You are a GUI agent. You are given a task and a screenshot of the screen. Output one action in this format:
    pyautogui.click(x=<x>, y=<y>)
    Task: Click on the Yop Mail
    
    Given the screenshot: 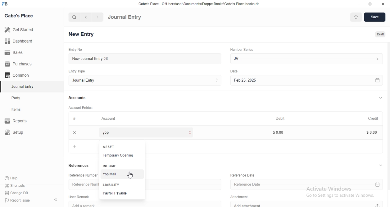 What is the action you would take?
    pyautogui.click(x=121, y=174)
    